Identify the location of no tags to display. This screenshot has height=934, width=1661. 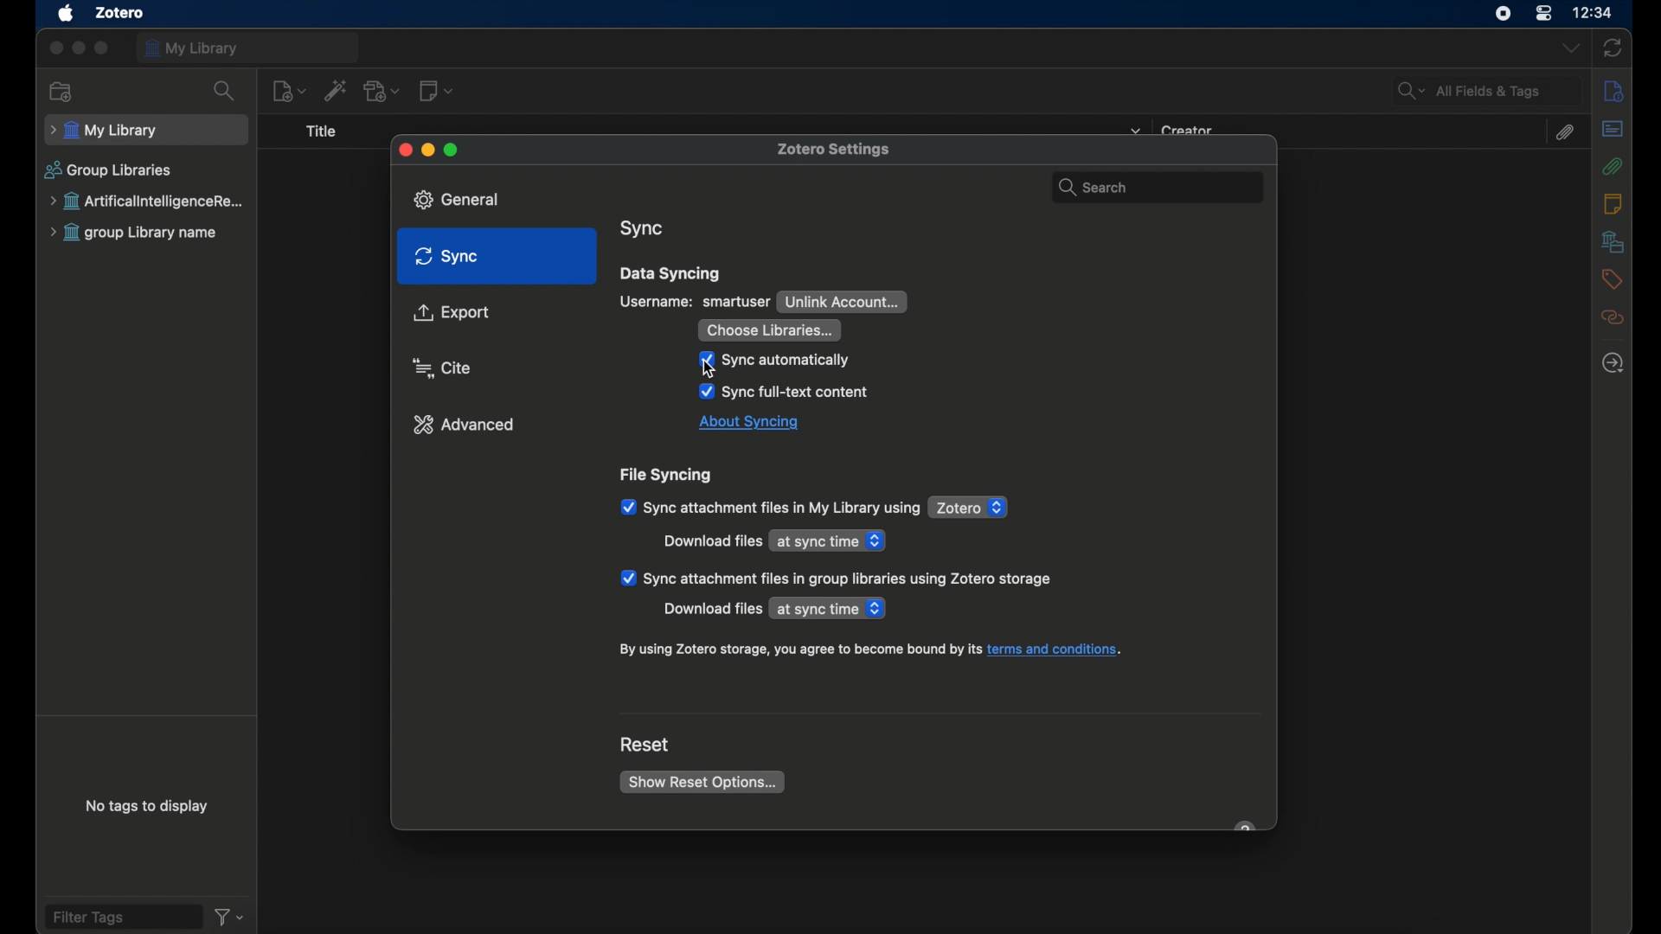
(145, 806).